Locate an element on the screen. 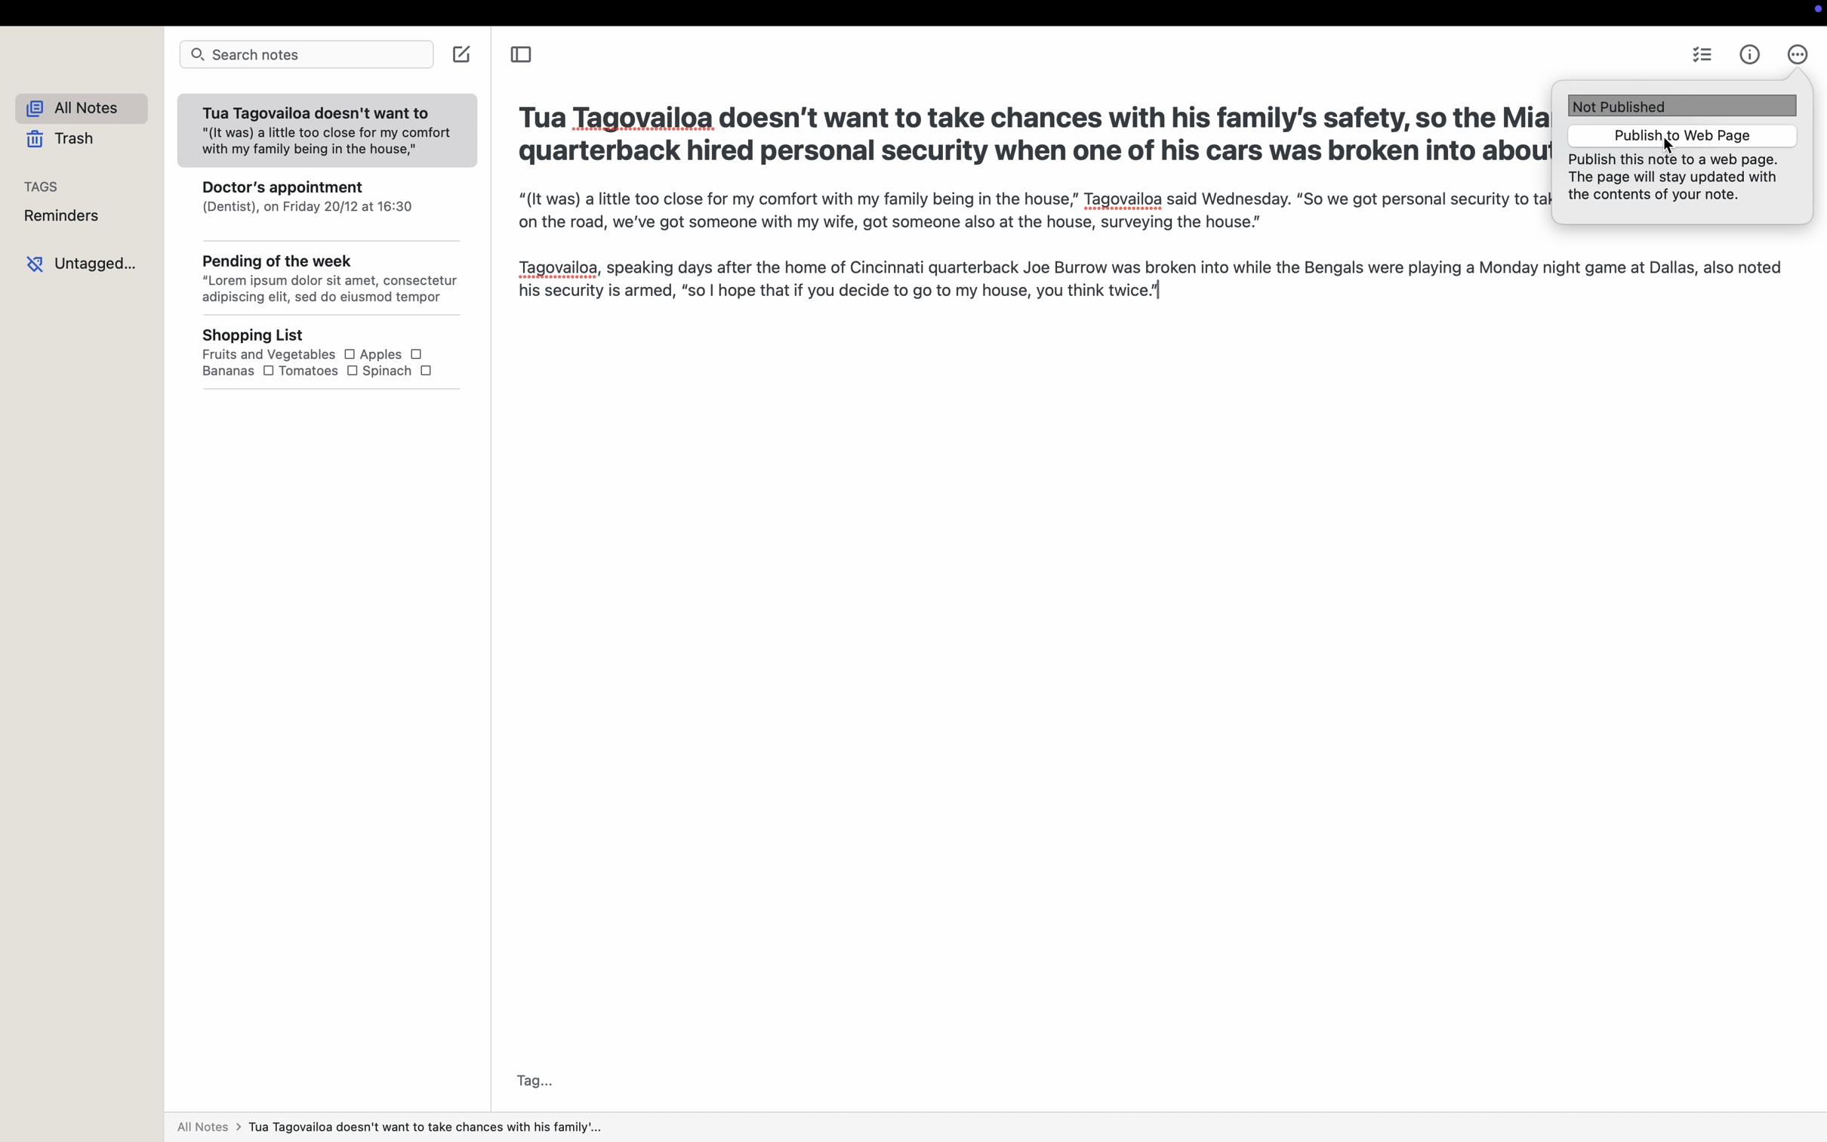  click to publish to web page is located at coordinates (1678, 135).